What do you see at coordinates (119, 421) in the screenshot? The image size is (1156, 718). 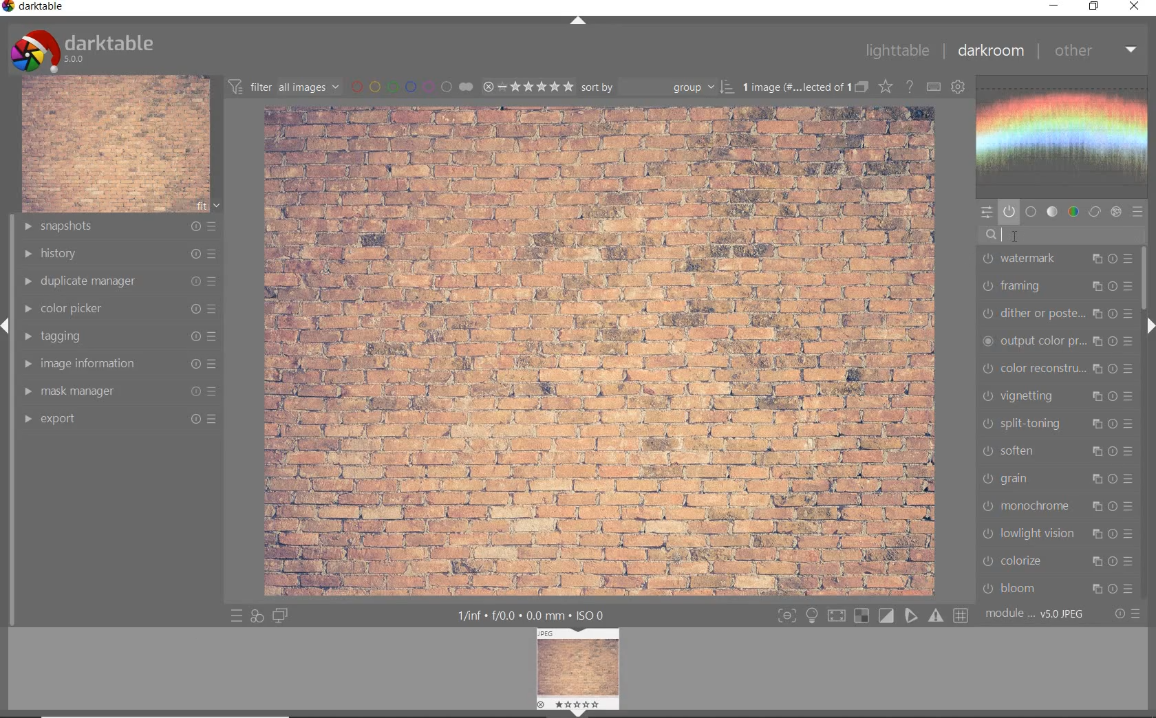 I see `export` at bounding box center [119, 421].